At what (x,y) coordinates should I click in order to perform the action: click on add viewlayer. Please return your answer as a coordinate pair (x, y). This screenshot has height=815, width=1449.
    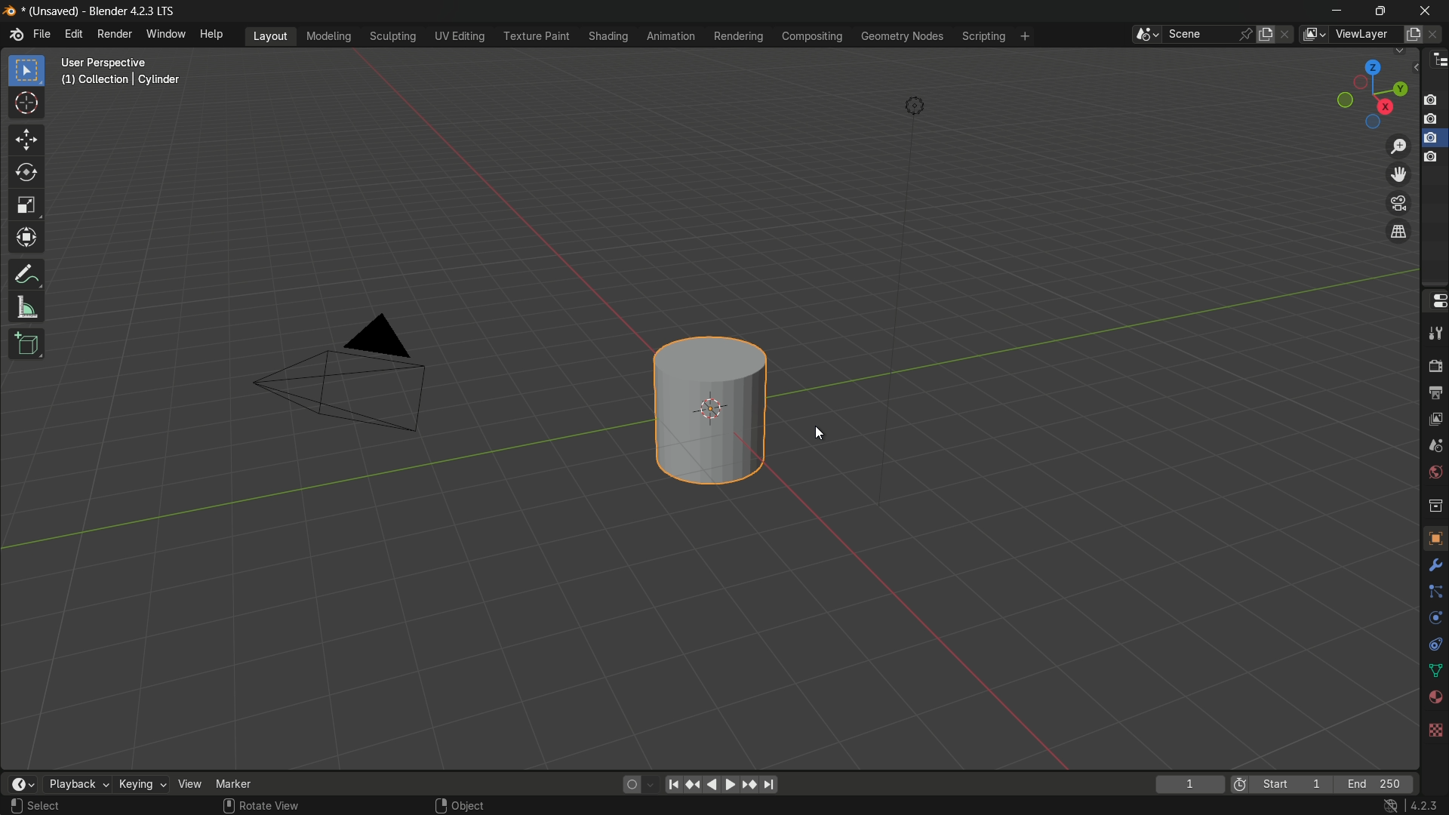
    Looking at the image, I should click on (1413, 35).